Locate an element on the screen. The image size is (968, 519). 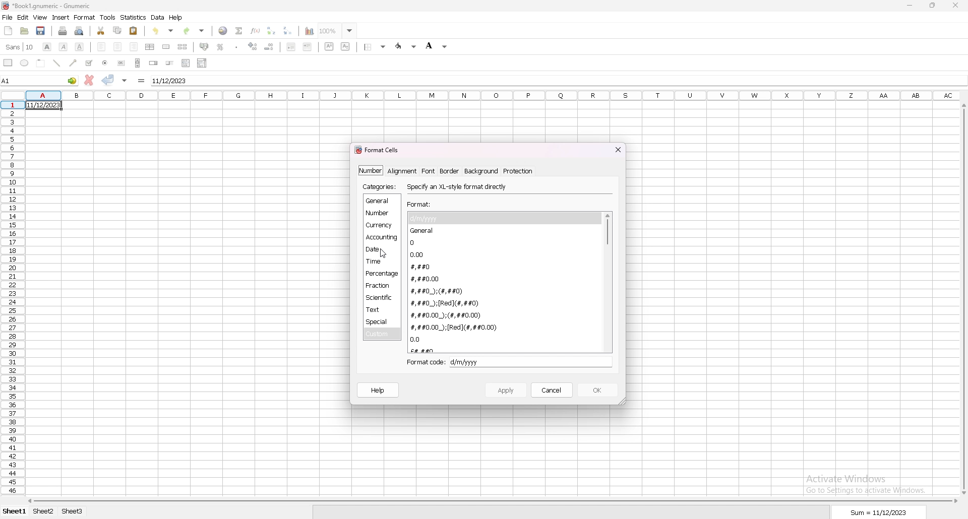
custom is located at coordinates (380, 335).